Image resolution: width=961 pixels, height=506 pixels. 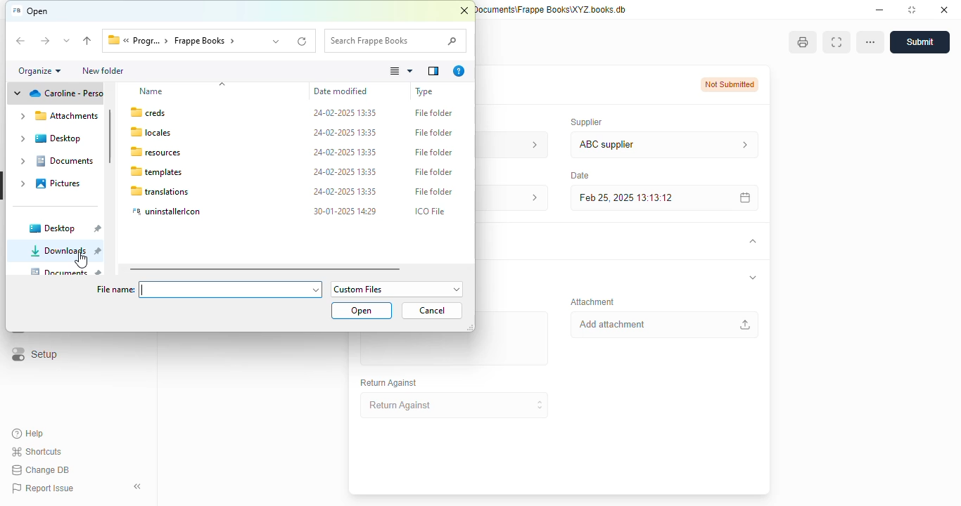 What do you see at coordinates (15, 11) in the screenshot?
I see `FB logo` at bounding box center [15, 11].